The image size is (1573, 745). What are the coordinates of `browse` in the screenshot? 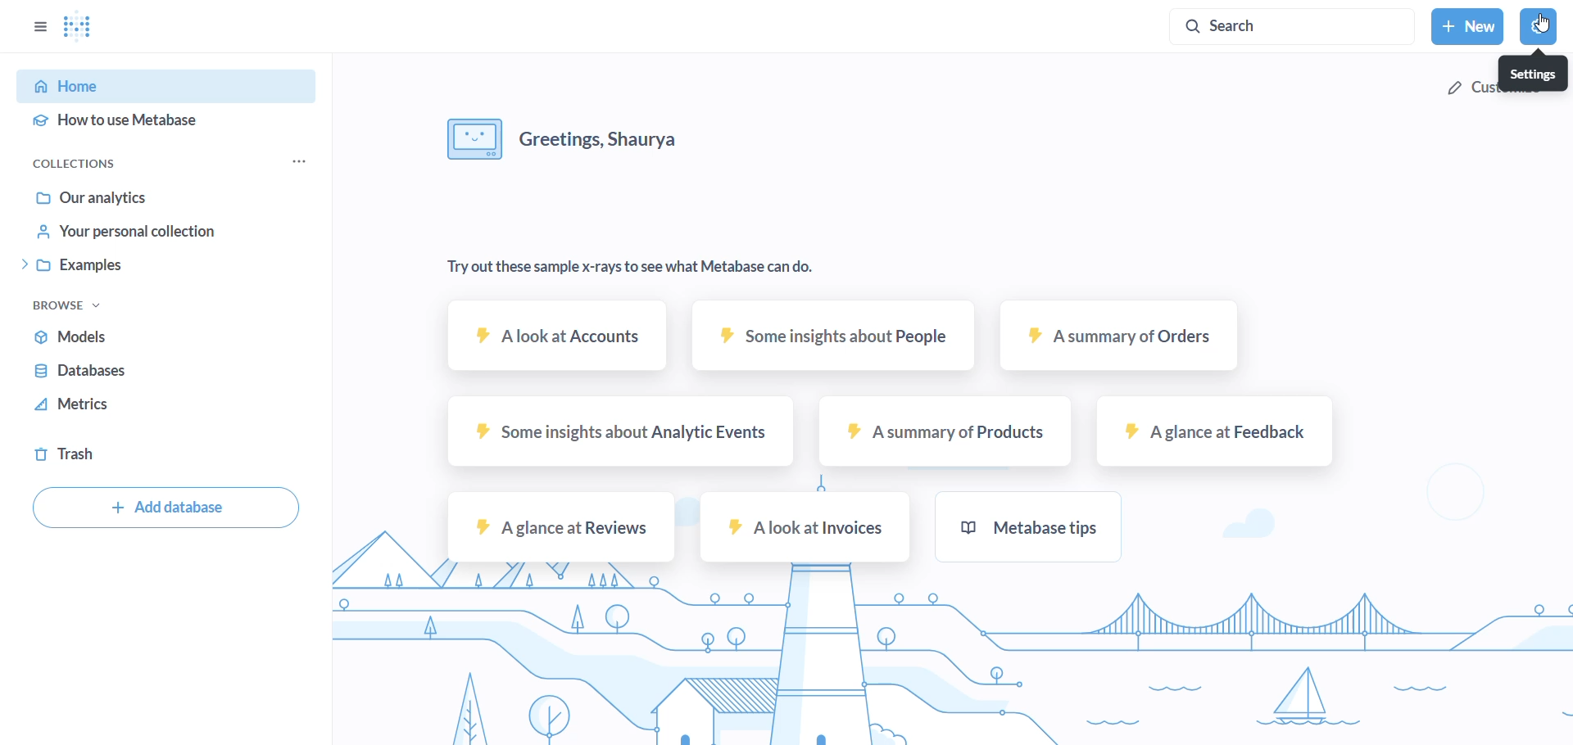 It's located at (82, 307).